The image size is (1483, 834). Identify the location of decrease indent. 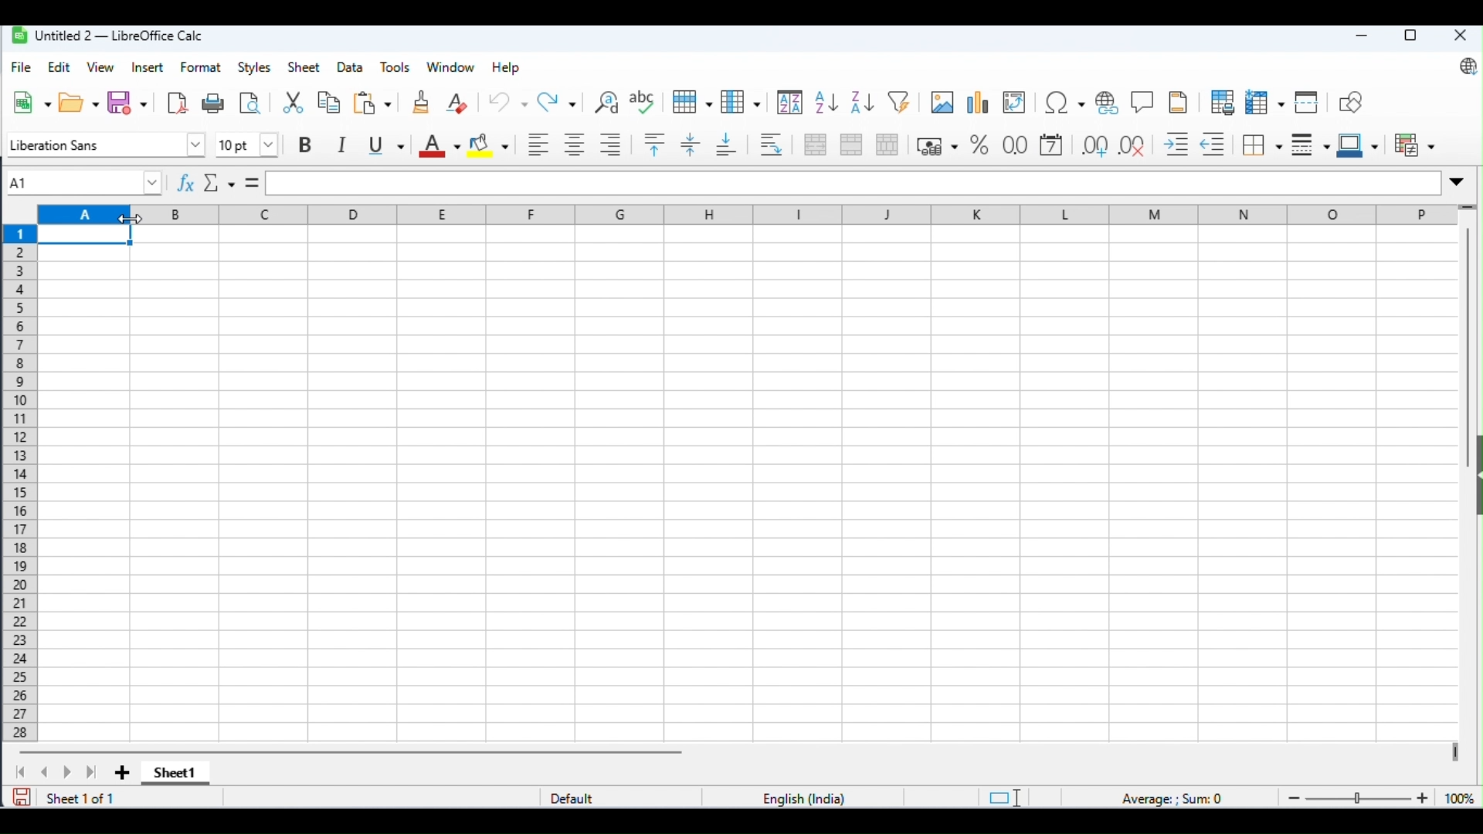
(1217, 144).